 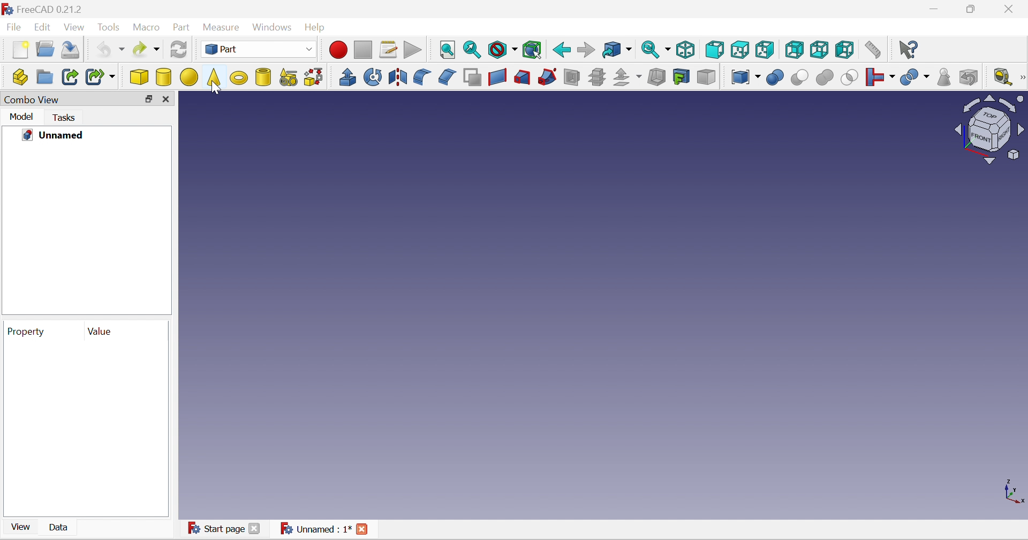 I want to click on Shape builder, so click(x=313, y=77).